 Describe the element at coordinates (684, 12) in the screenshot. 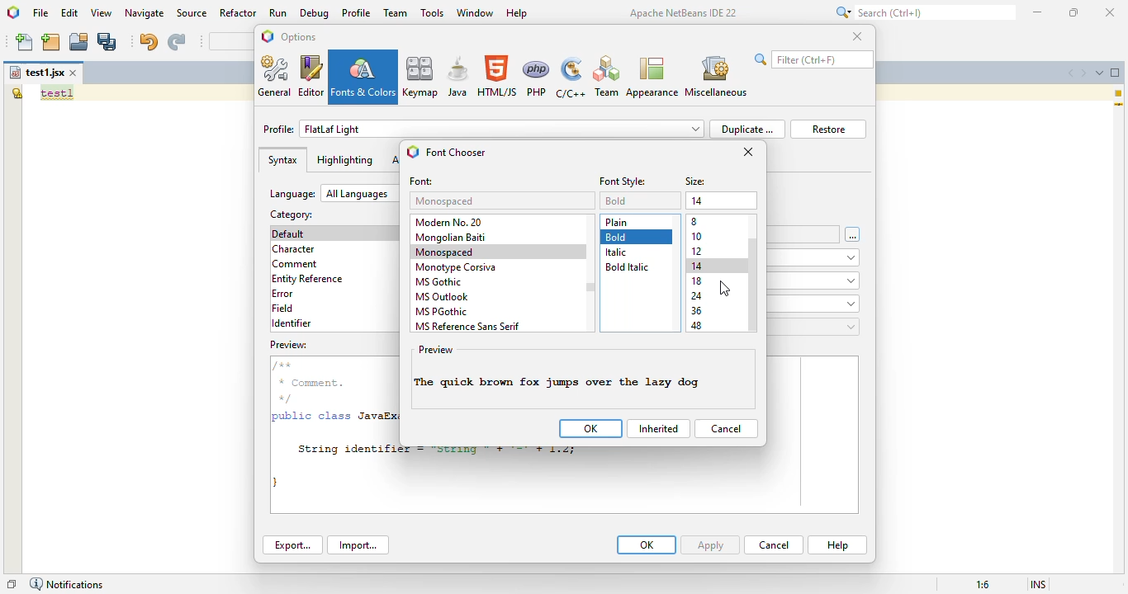

I see `Apache NetBeans IDE 22` at that location.